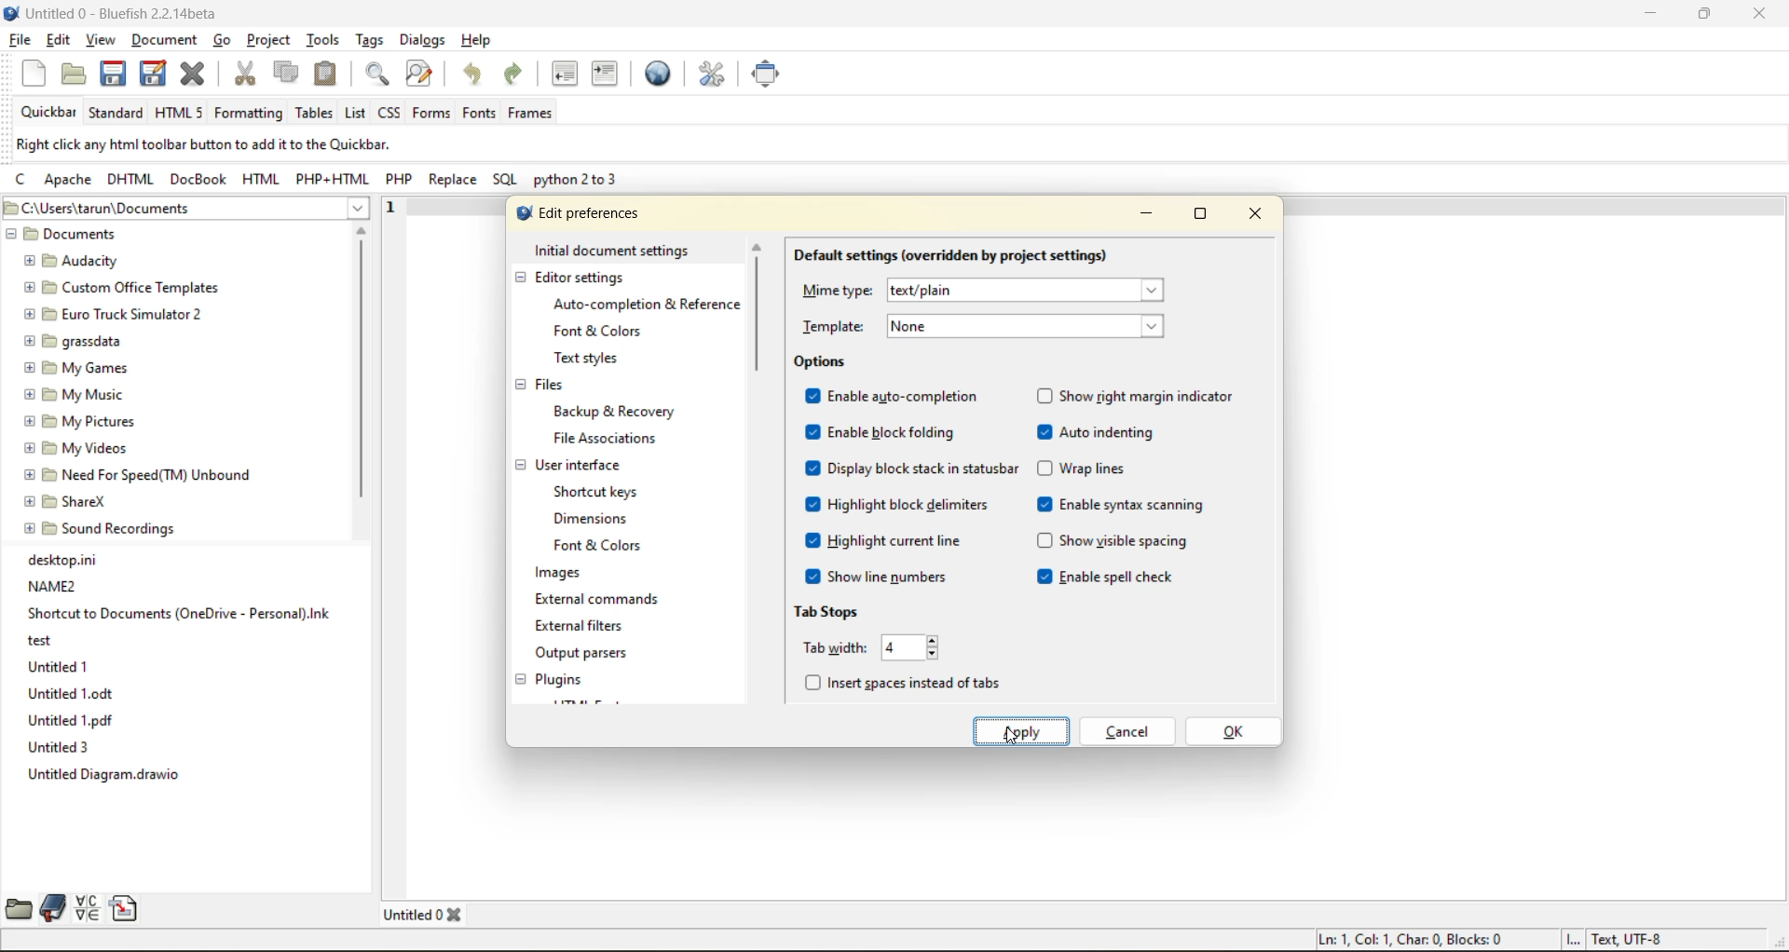 This screenshot has width=1789, height=952. Describe the element at coordinates (1123, 504) in the screenshot. I see `enable syntax scanning` at that location.